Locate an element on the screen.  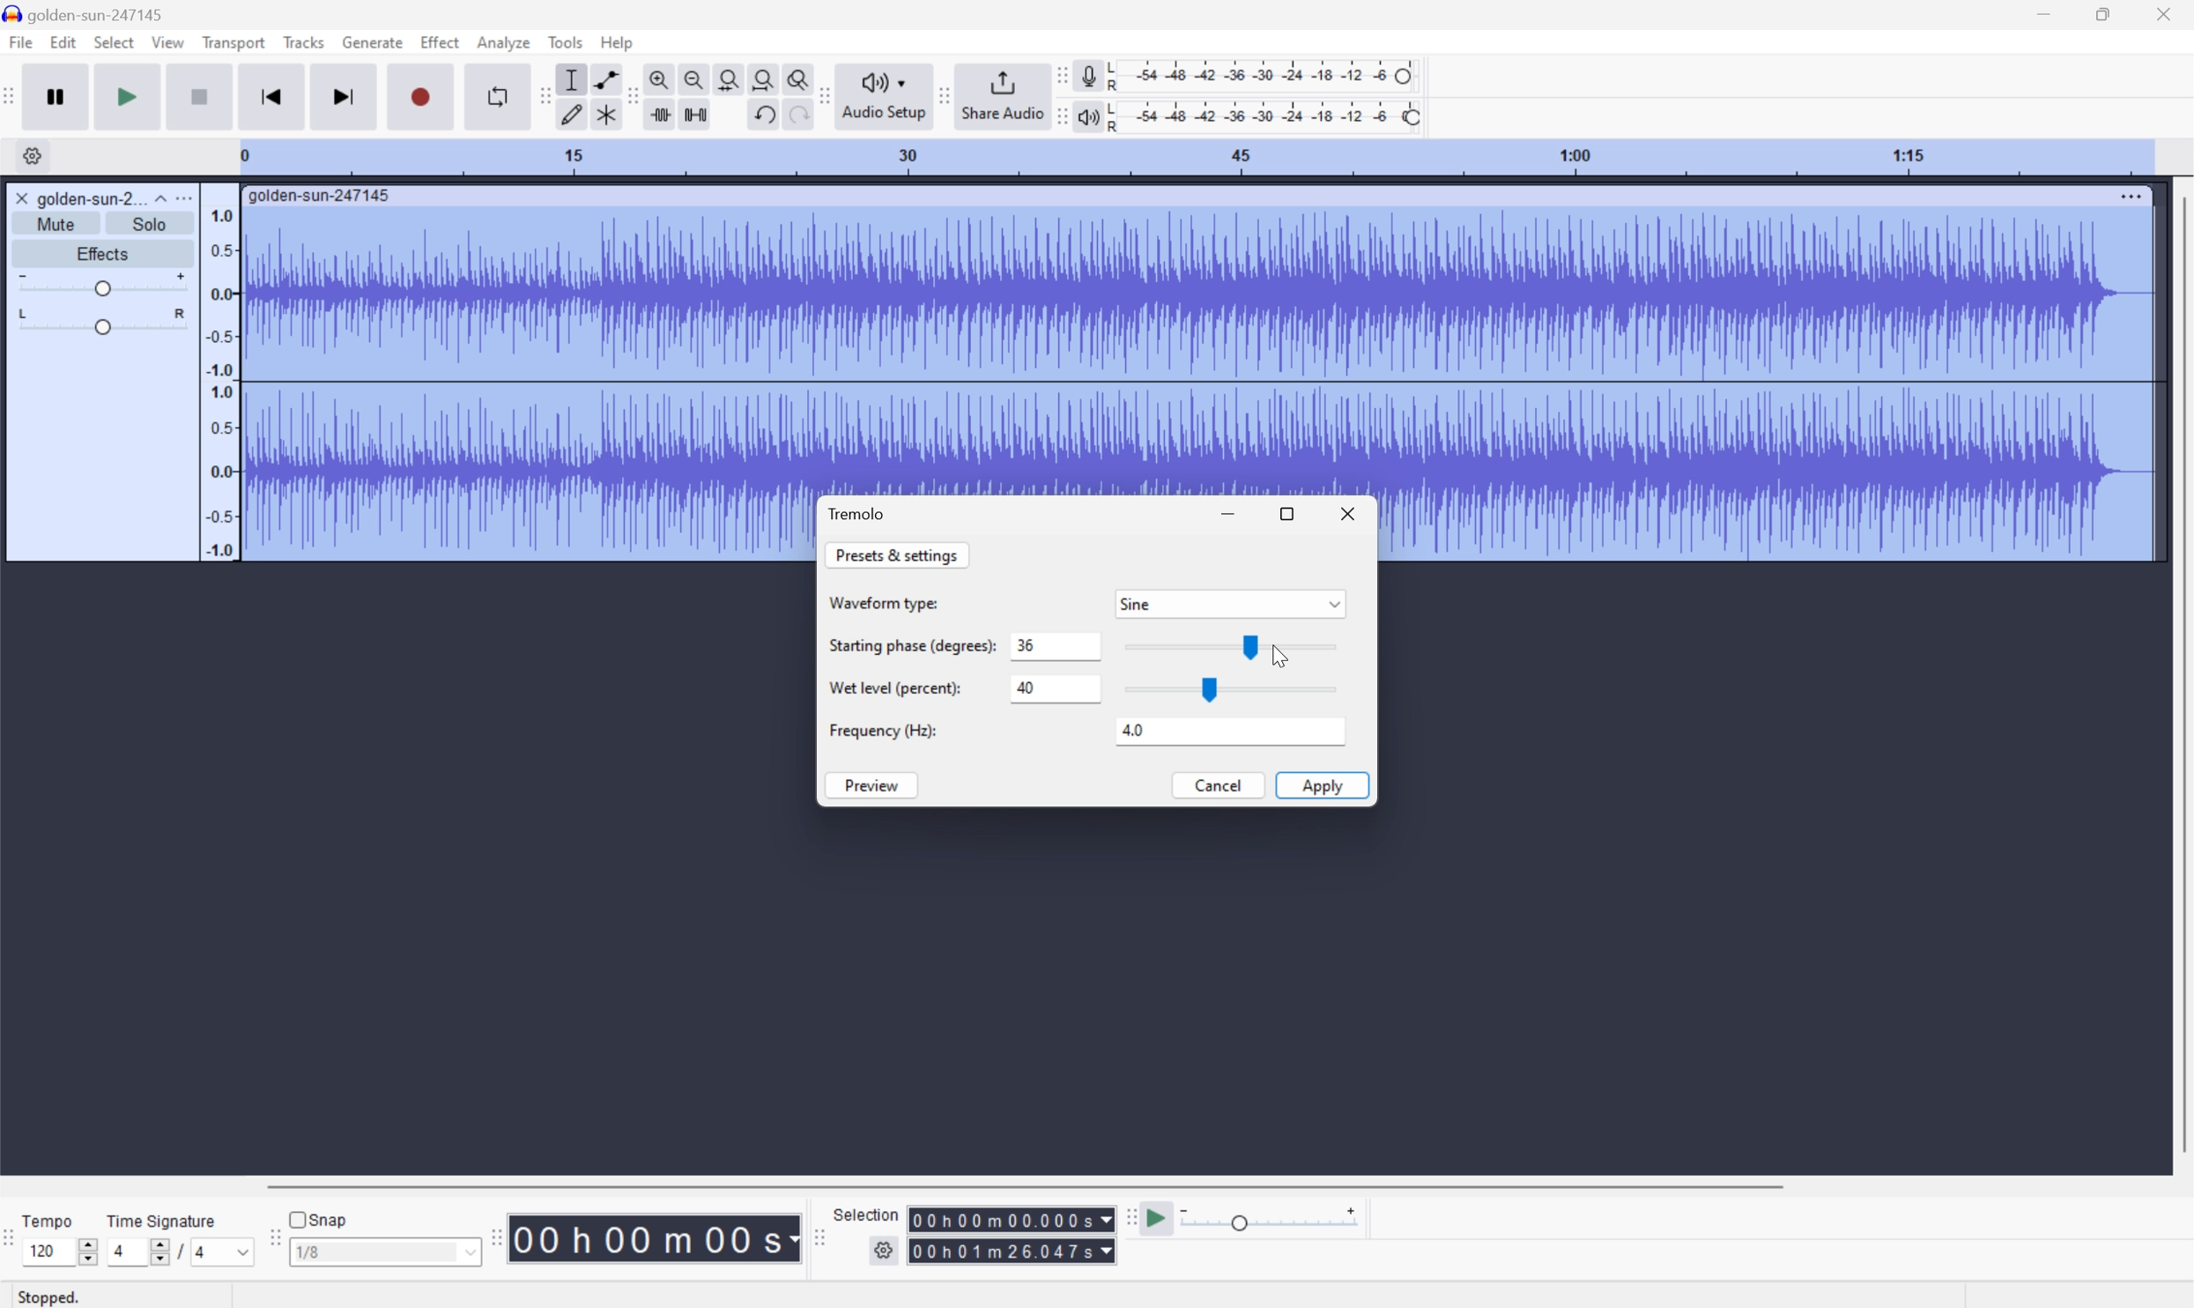
Audacity audio share toolbar is located at coordinates (825, 93).